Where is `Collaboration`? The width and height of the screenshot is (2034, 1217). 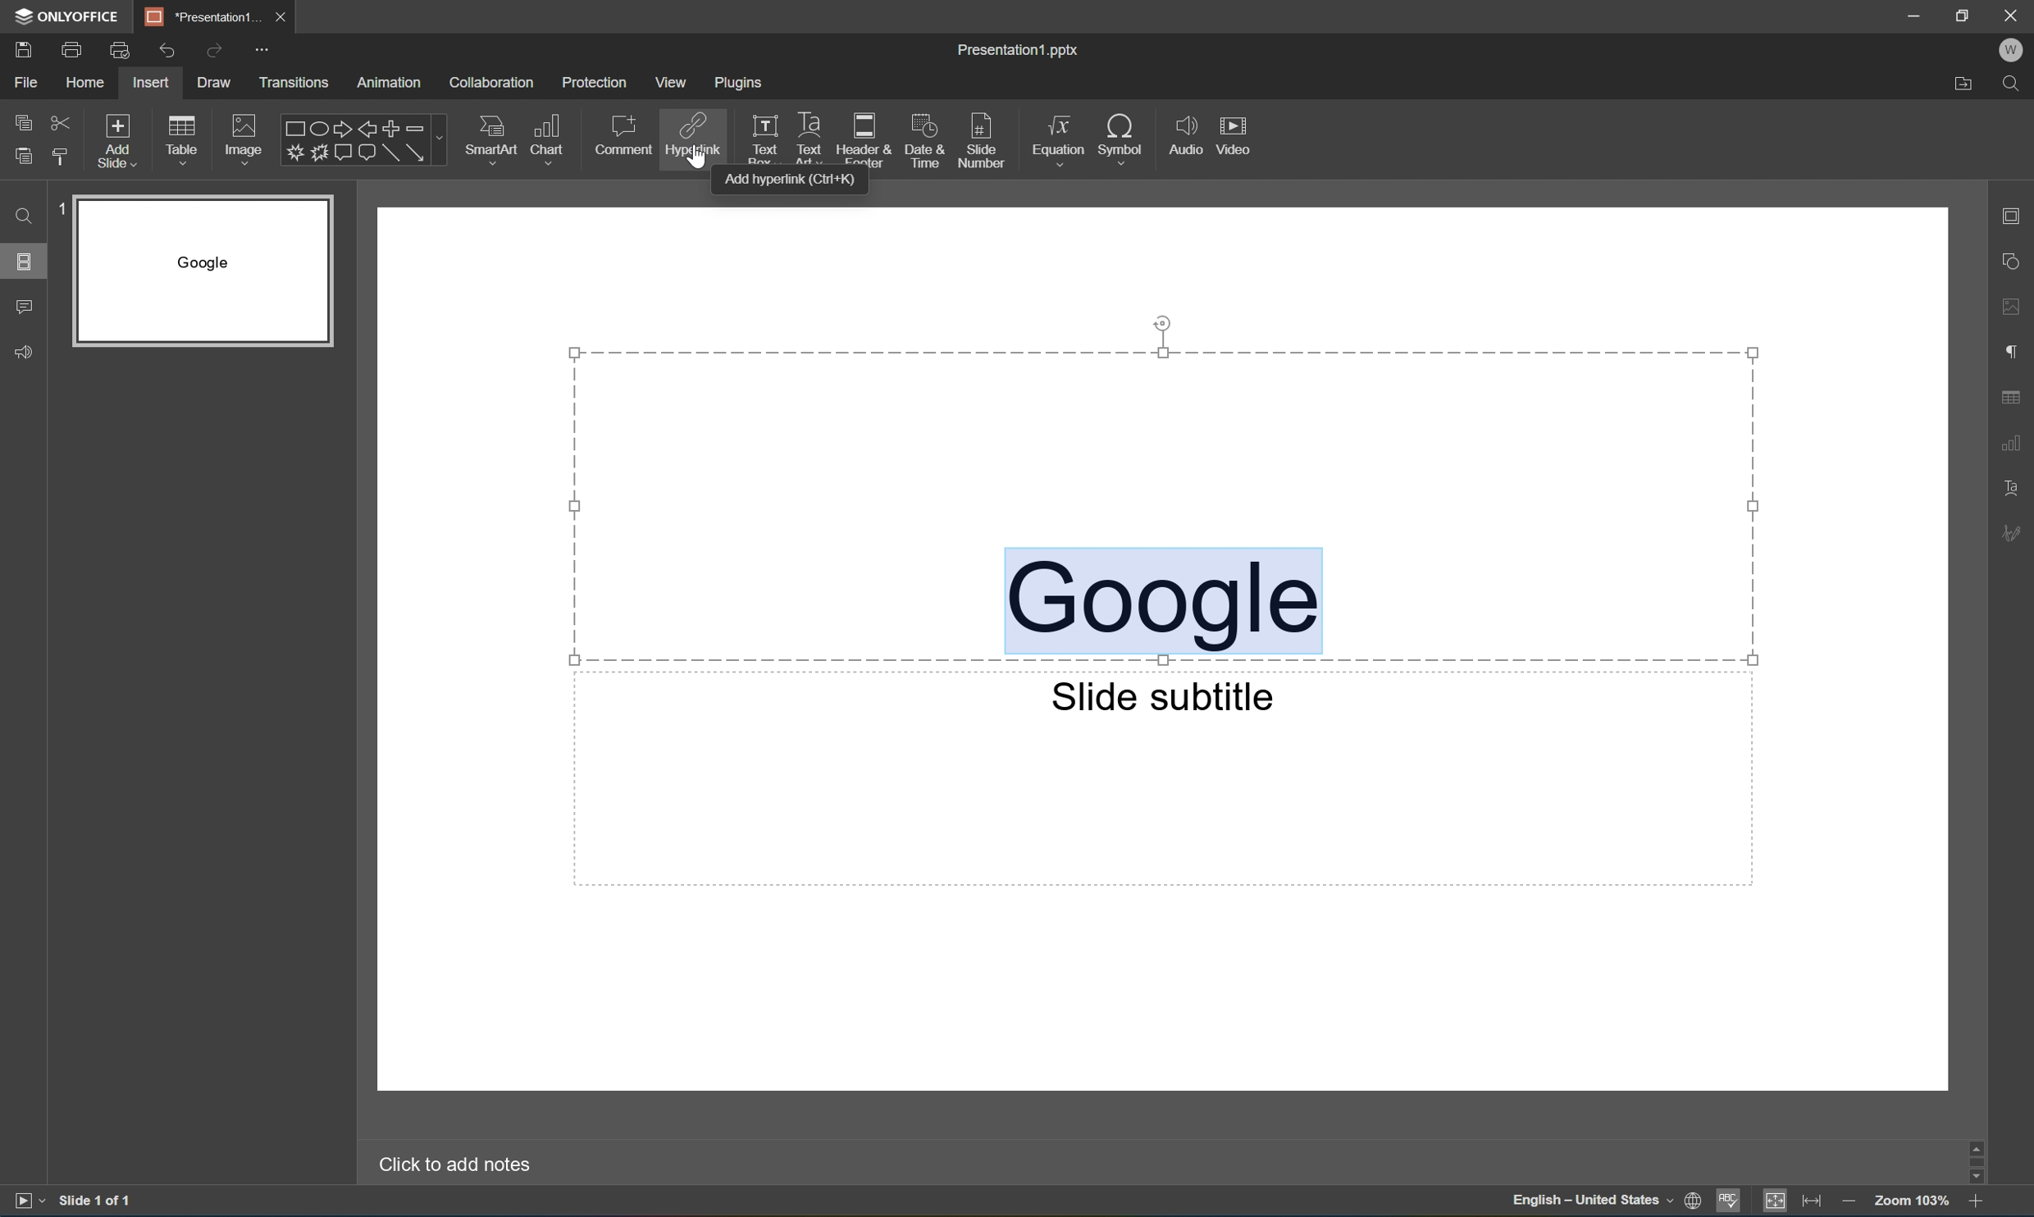
Collaboration is located at coordinates (490, 83).